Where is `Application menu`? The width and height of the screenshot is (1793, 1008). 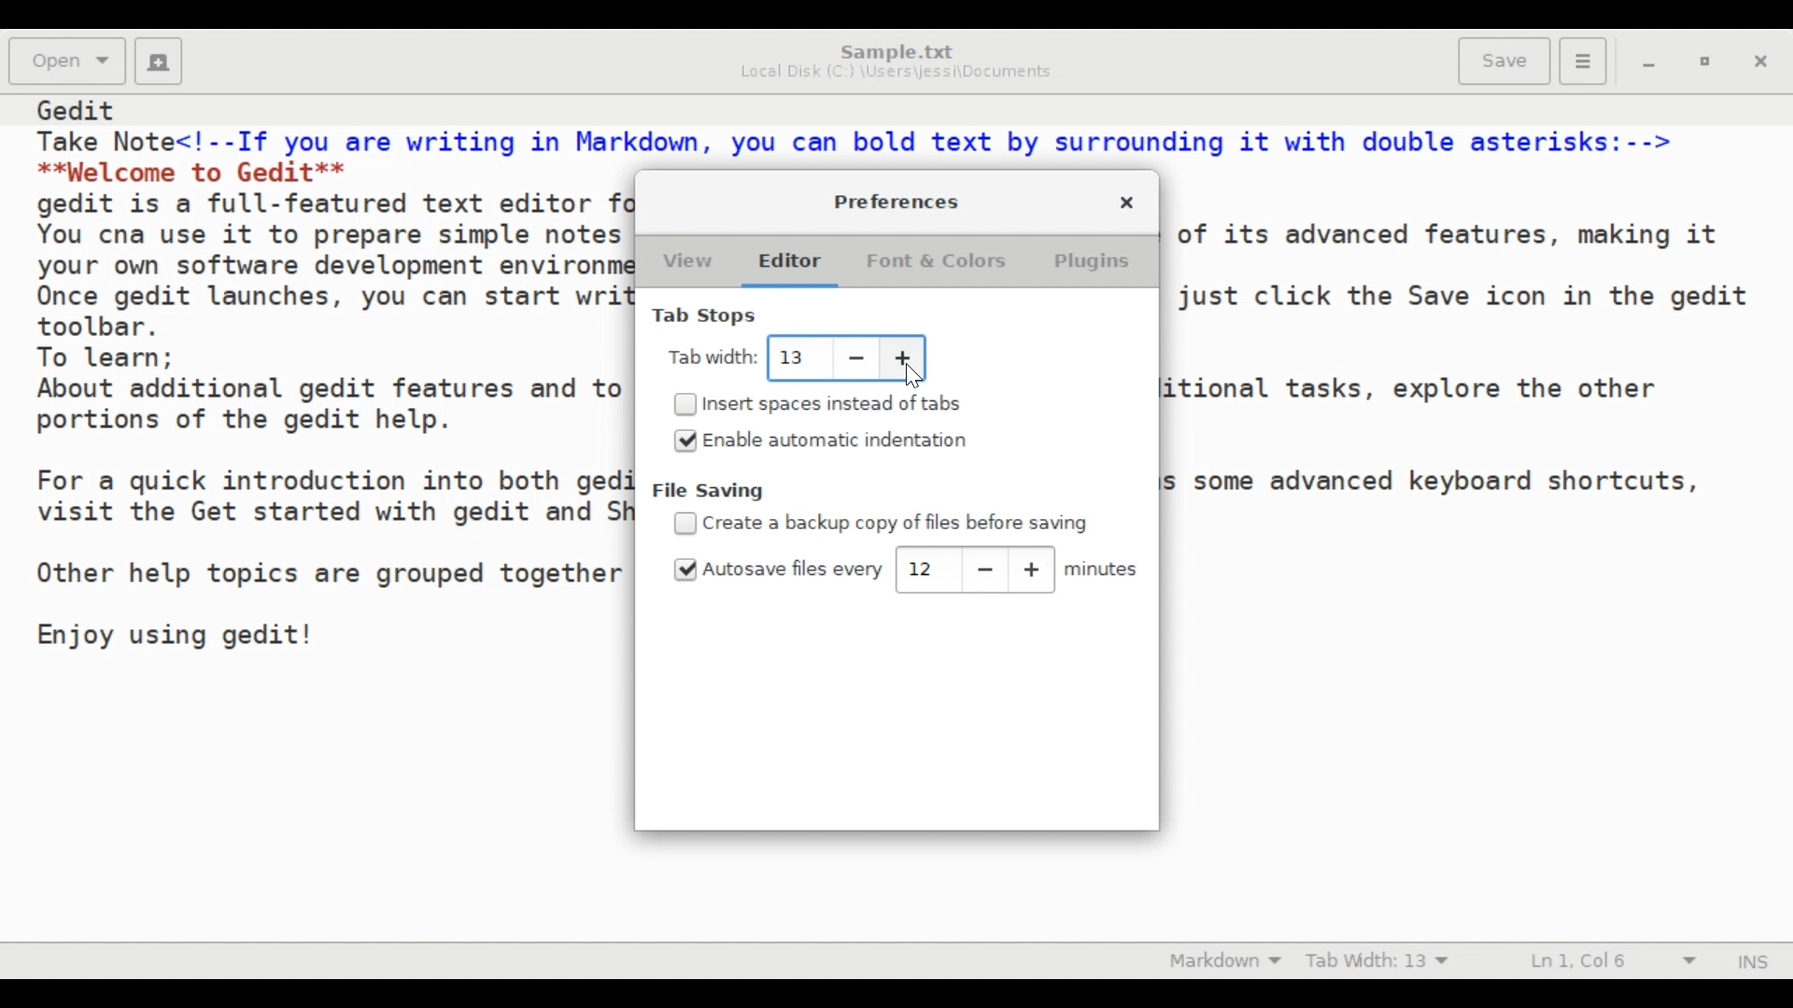 Application menu is located at coordinates (1582, 62).